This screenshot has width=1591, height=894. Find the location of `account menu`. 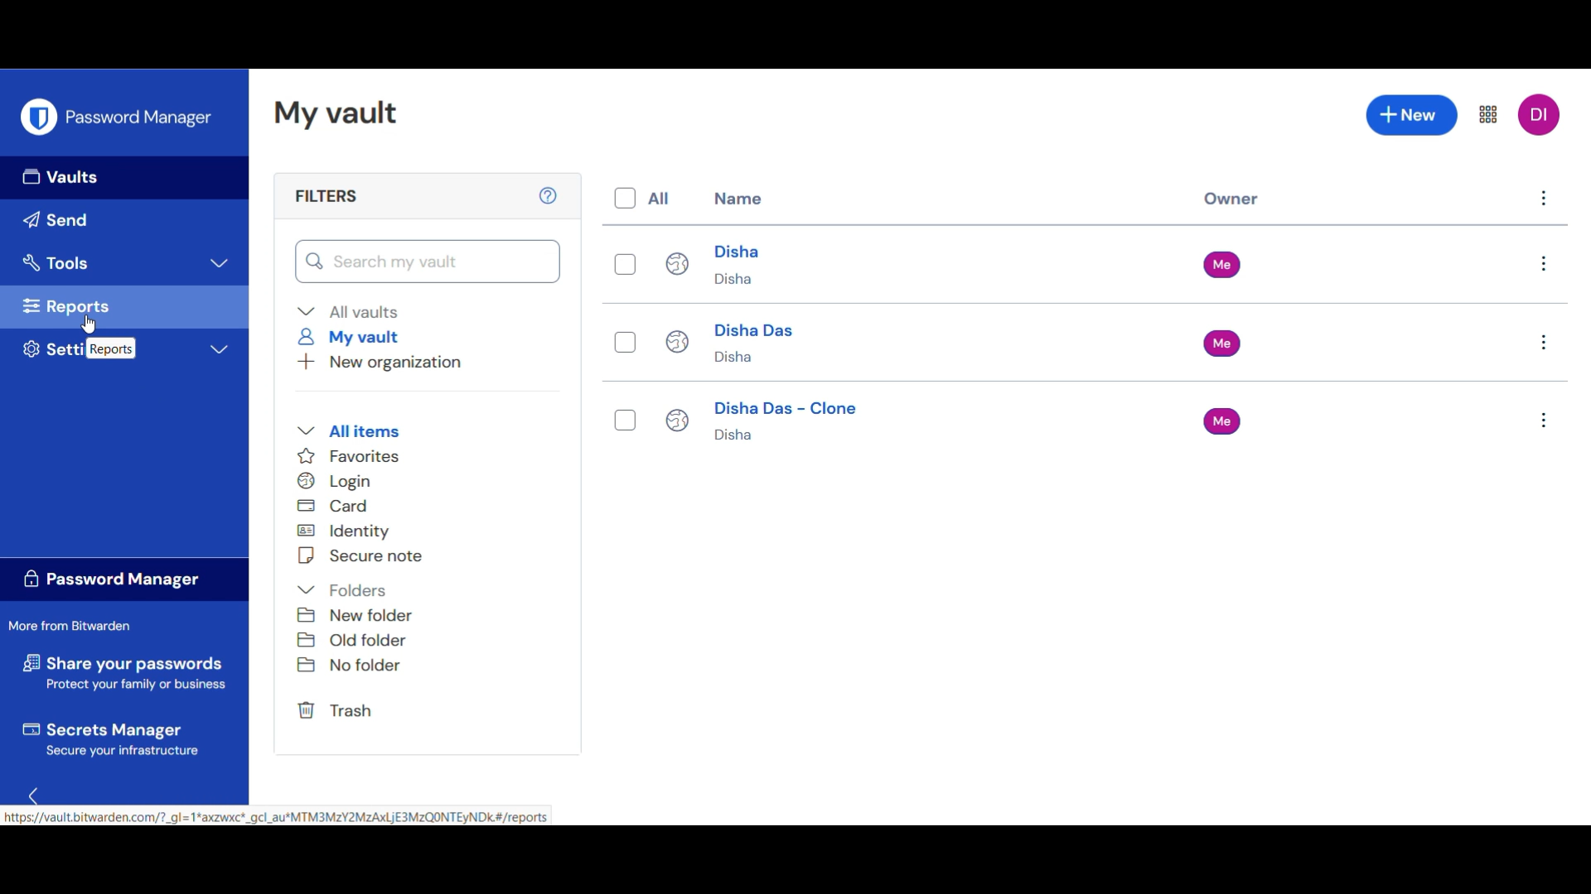

account menu is located at coordinates (1540, 114).